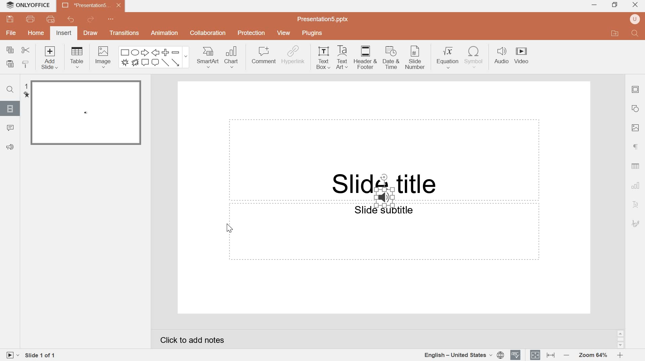 The width and height of the screenshot is (645, 361). Describe the element at coordinates (367, 58) in the screenshot. I see `Header & Footer` at that location.